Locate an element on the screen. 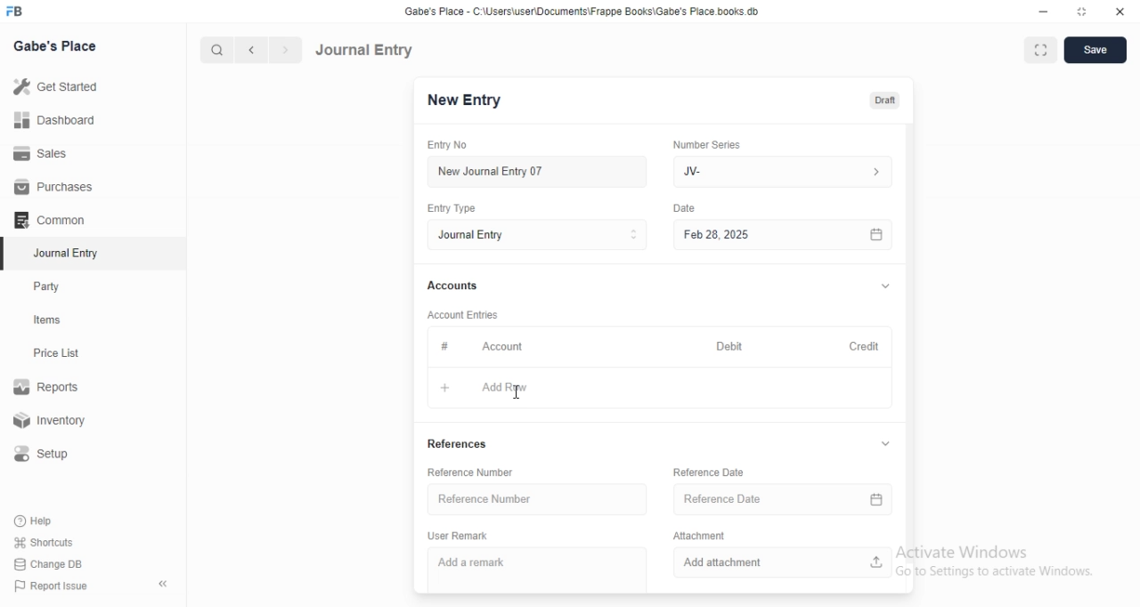 This screenshot has width=1140, height=607. Date is located at coordinates (686, 207).